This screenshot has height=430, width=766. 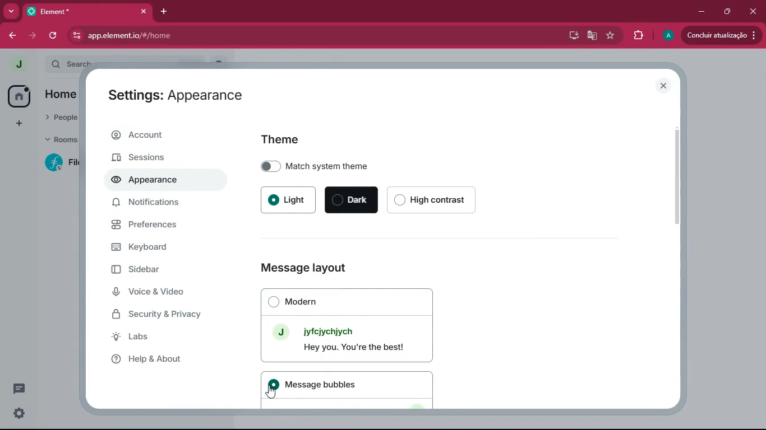 I want to click on Cursor, so click(x=271, y=392).